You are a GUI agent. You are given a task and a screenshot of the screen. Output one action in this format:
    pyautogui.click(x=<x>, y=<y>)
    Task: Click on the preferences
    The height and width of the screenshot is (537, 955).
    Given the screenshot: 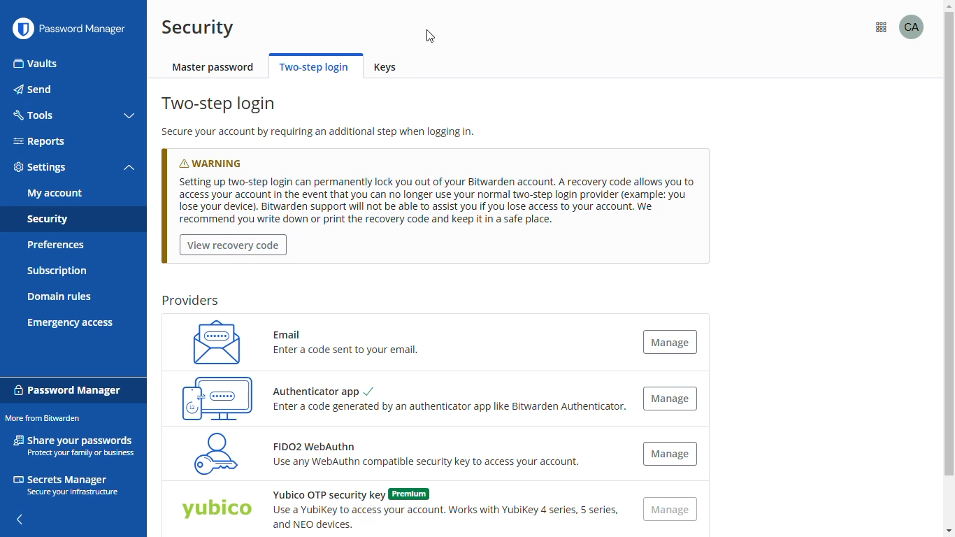 What is the action you would take?
    pyautogui.click(x=55, y=245)
    